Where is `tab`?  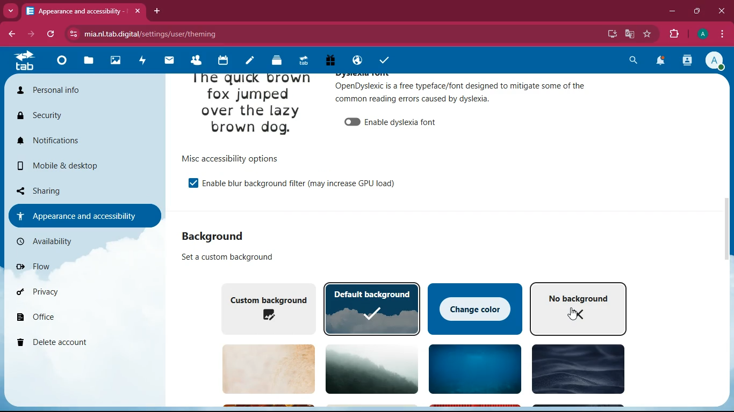
tab is located at coordinates (301, 61).